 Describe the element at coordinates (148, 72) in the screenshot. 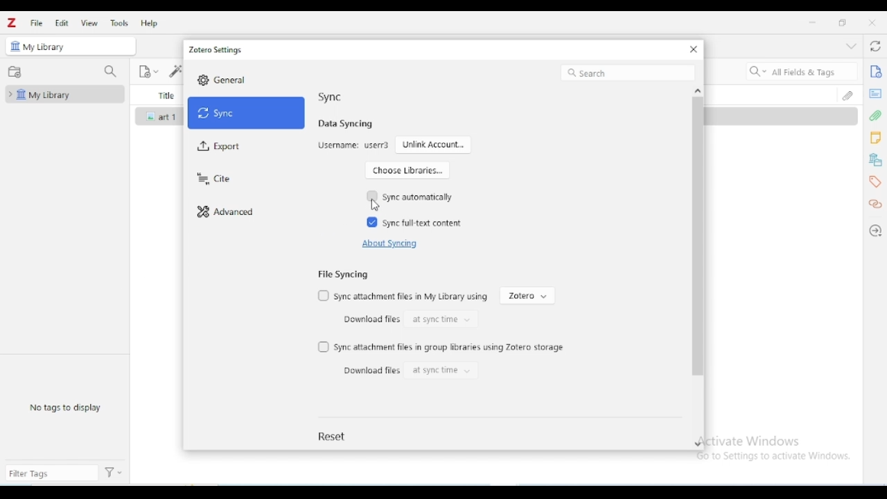

I see `new item` at that location.